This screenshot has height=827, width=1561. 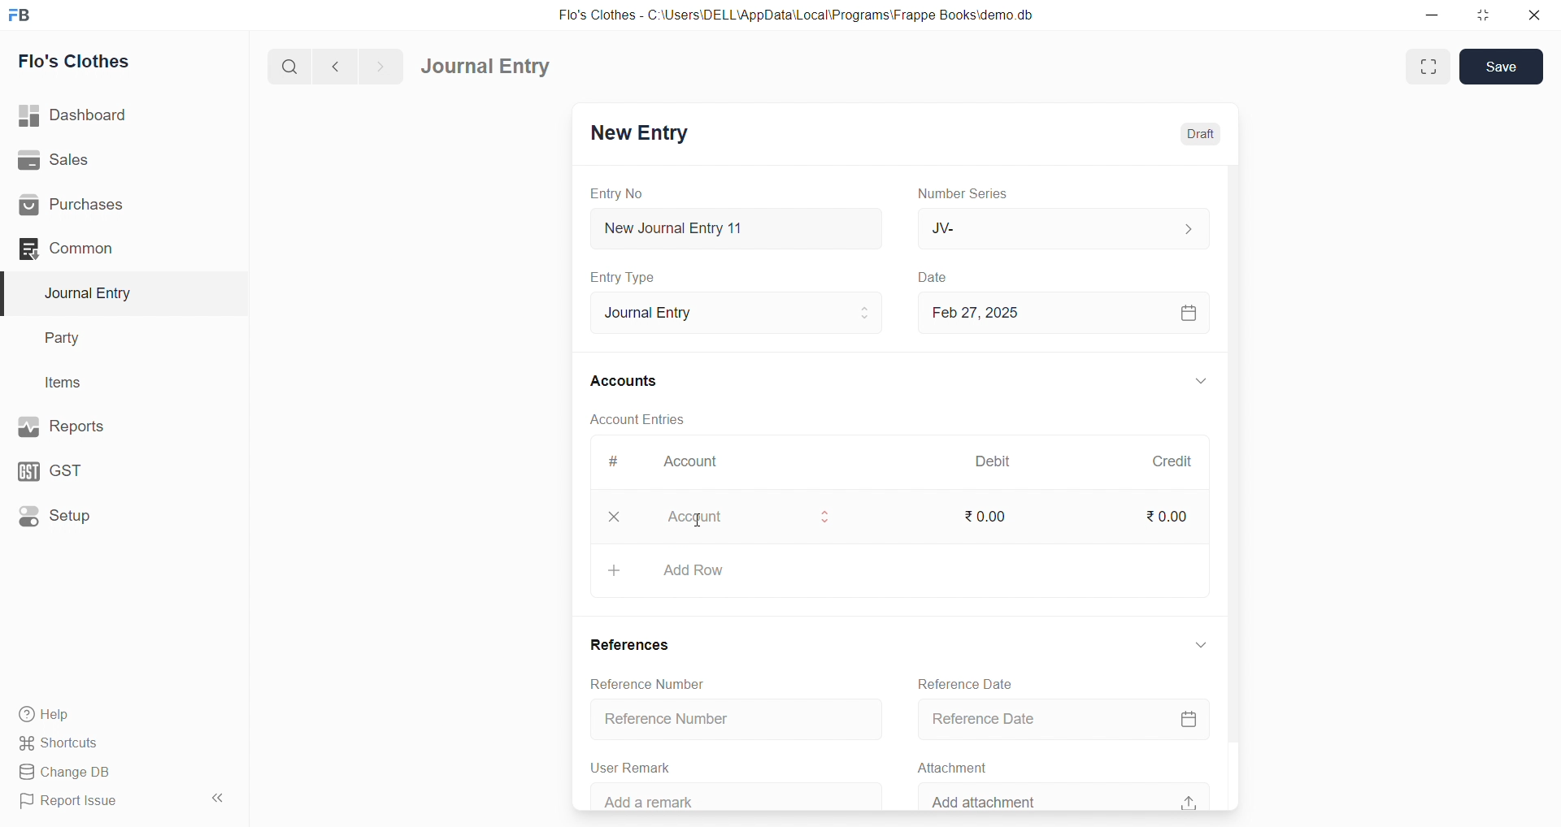 What do you see at coordinates (98, 206) in the screenshot?
I see `Purchases` at bounding box center [98, 206].